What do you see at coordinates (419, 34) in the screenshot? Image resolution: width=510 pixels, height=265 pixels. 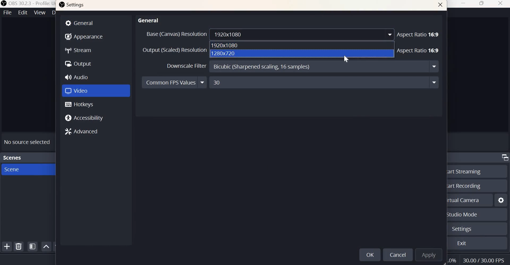 I see `Aspect 16:9` at bounding box center [419, 34].